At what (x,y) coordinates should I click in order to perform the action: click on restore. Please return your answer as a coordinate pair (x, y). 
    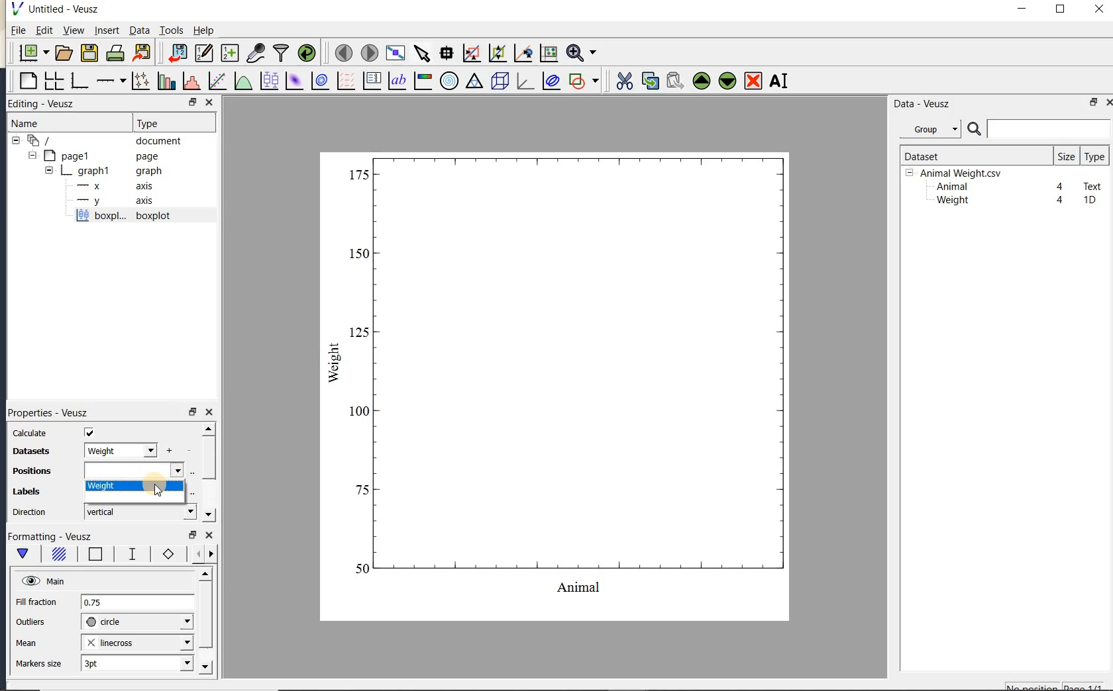
    Looking at the image, I should click on (193, 535).